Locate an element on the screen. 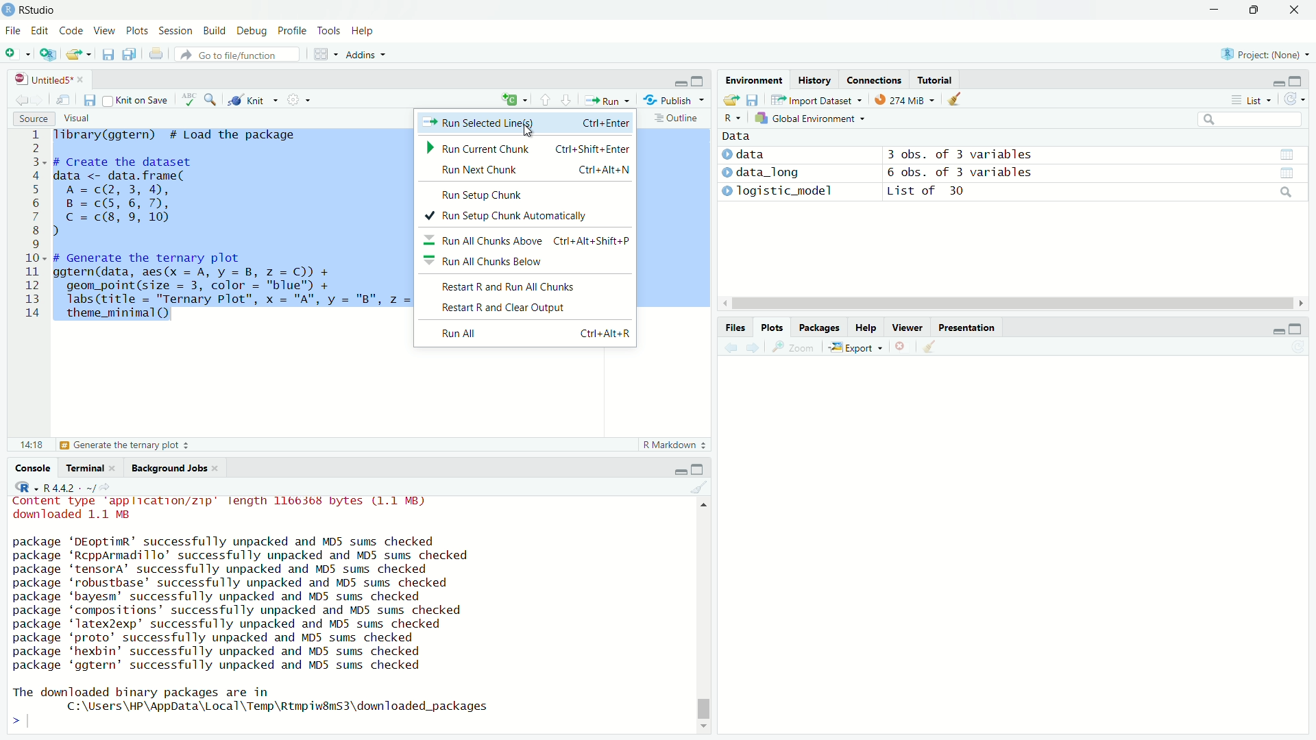 The height and width of the screenshot is (740, 1316). Run All Chunks Above Ctrl+Alt+Shift+P is located at coordinates (528, 240).